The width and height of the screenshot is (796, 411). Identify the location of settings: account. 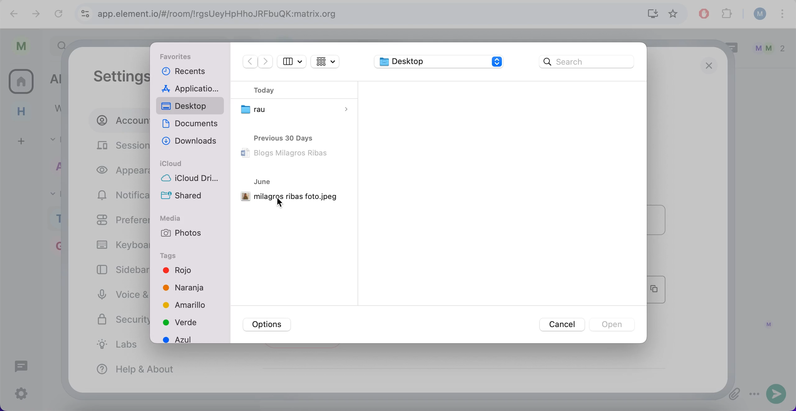
(116, 76).